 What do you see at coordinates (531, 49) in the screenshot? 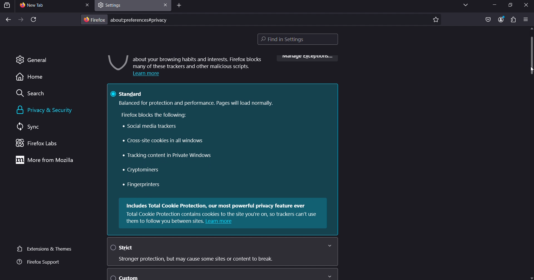
I see `scrollbar` at bounding box center [531, 49].